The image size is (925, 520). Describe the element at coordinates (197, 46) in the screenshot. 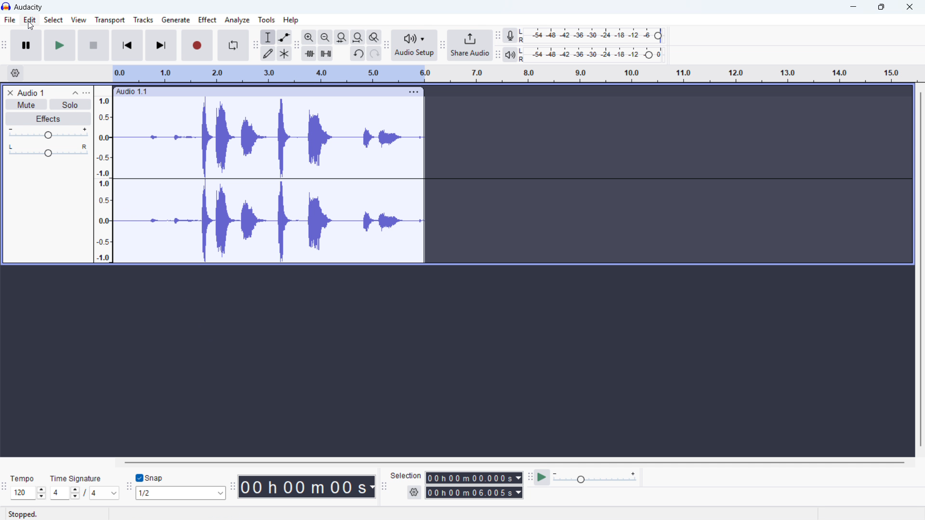

I see `record` at that location.